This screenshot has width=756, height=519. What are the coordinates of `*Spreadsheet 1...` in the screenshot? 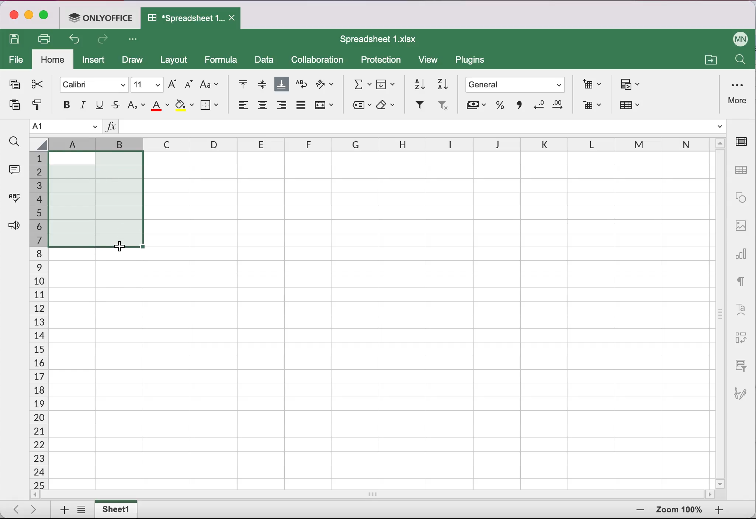 It's located at (183, 18).